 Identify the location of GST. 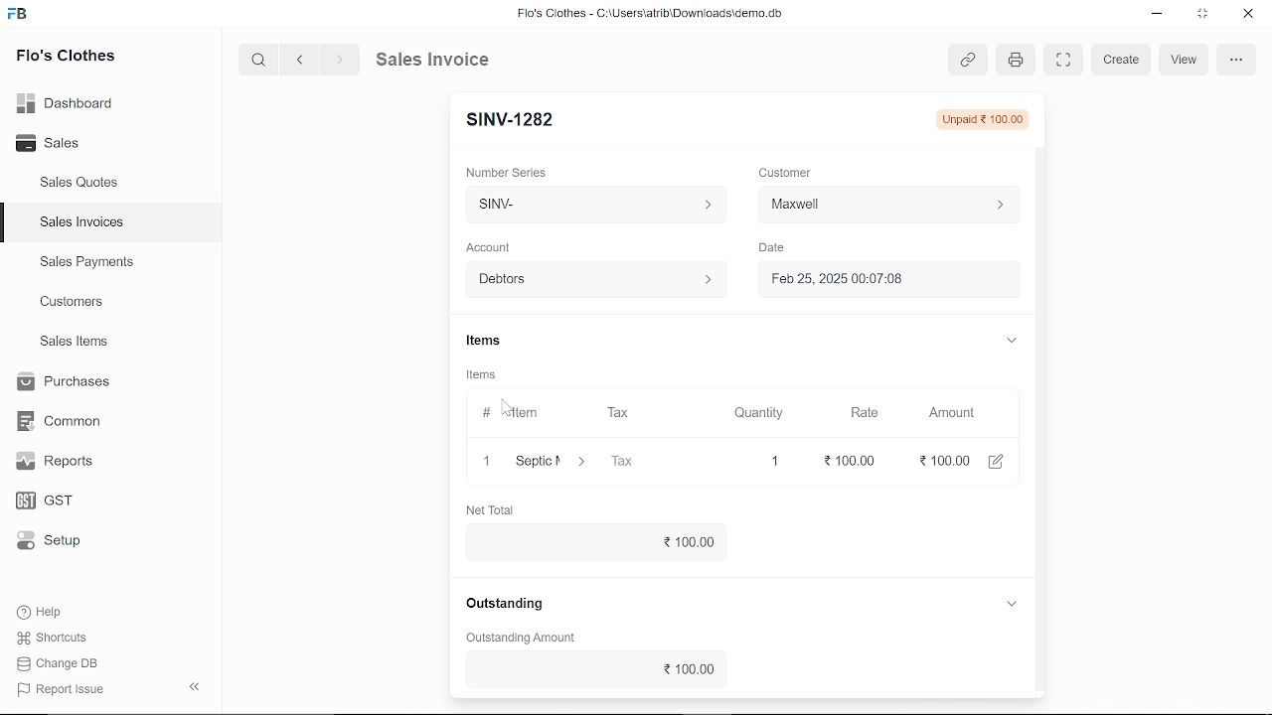
(55, 498).